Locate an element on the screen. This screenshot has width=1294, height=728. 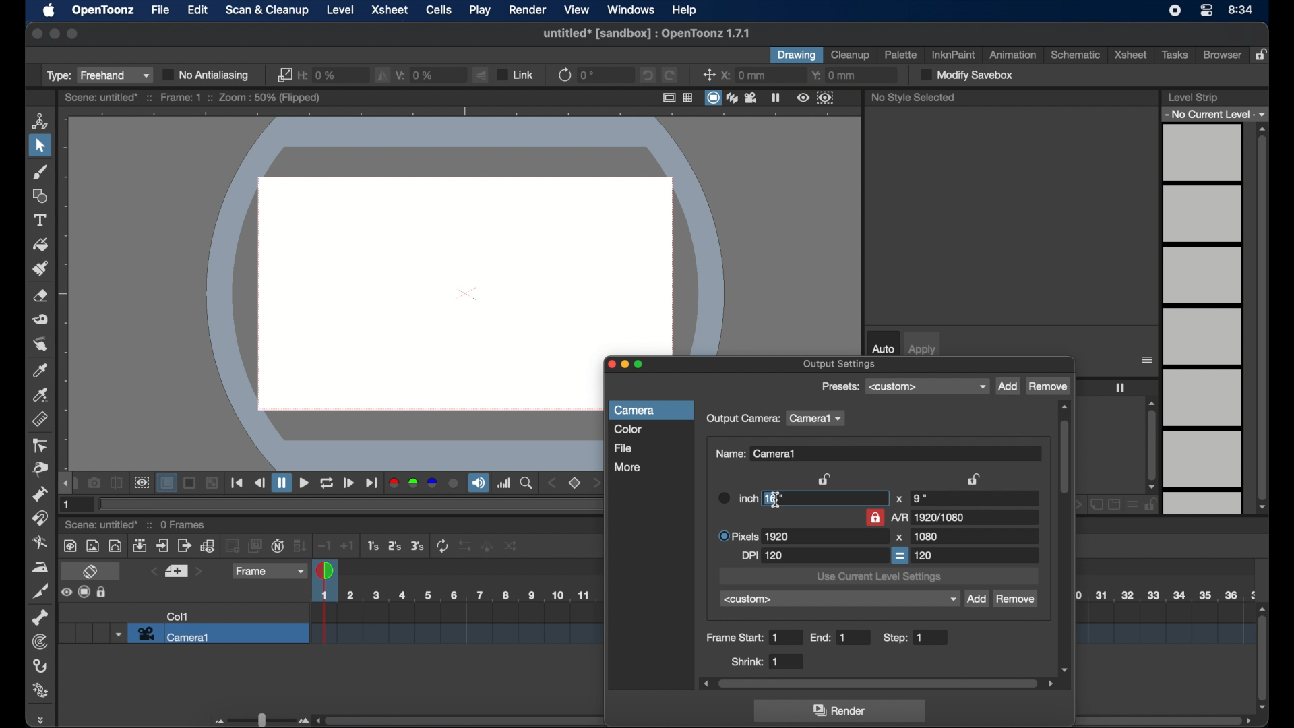
 is located at coordinates (468, 546).